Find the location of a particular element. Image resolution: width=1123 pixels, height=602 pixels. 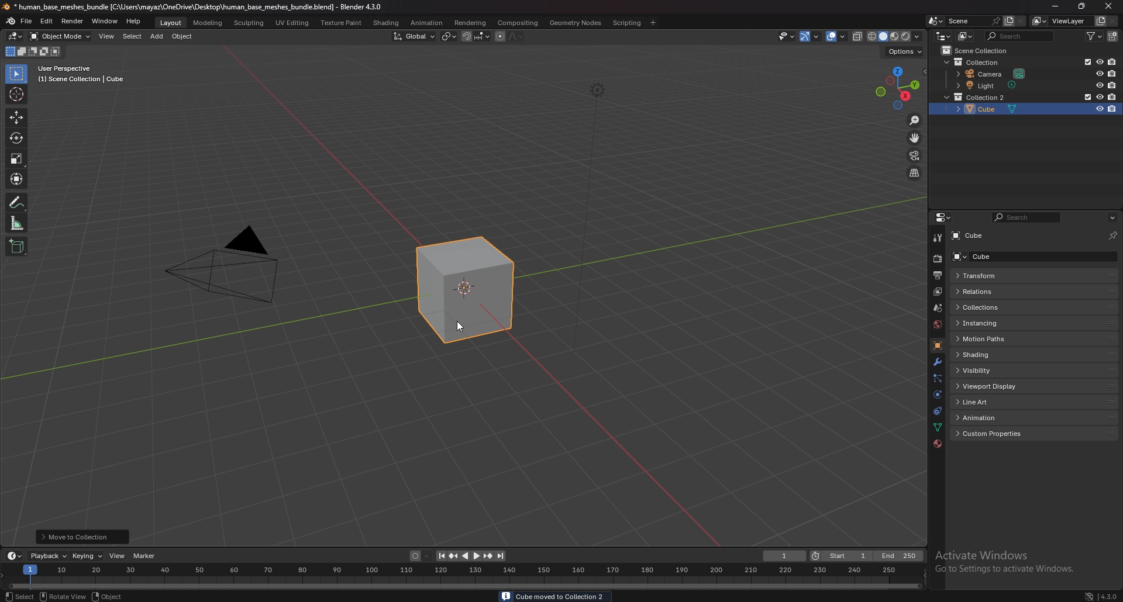

lighting is located at coordinates (597, 90).